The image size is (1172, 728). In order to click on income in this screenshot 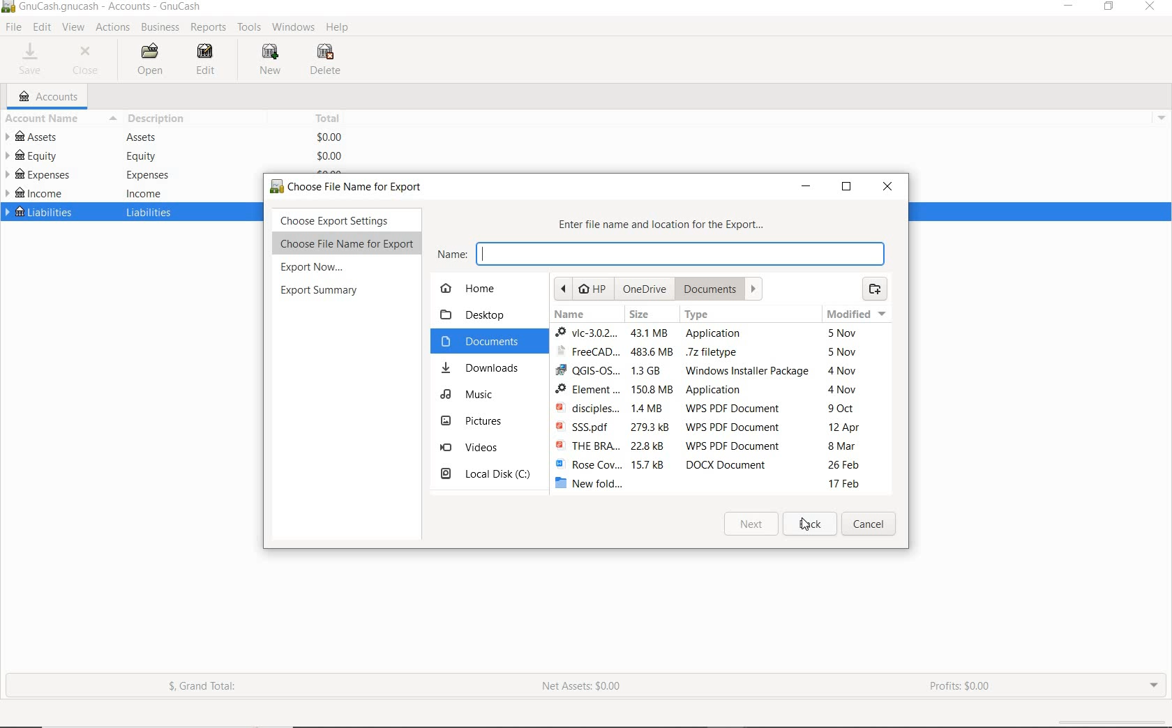, I will do `click(143, 192)`.